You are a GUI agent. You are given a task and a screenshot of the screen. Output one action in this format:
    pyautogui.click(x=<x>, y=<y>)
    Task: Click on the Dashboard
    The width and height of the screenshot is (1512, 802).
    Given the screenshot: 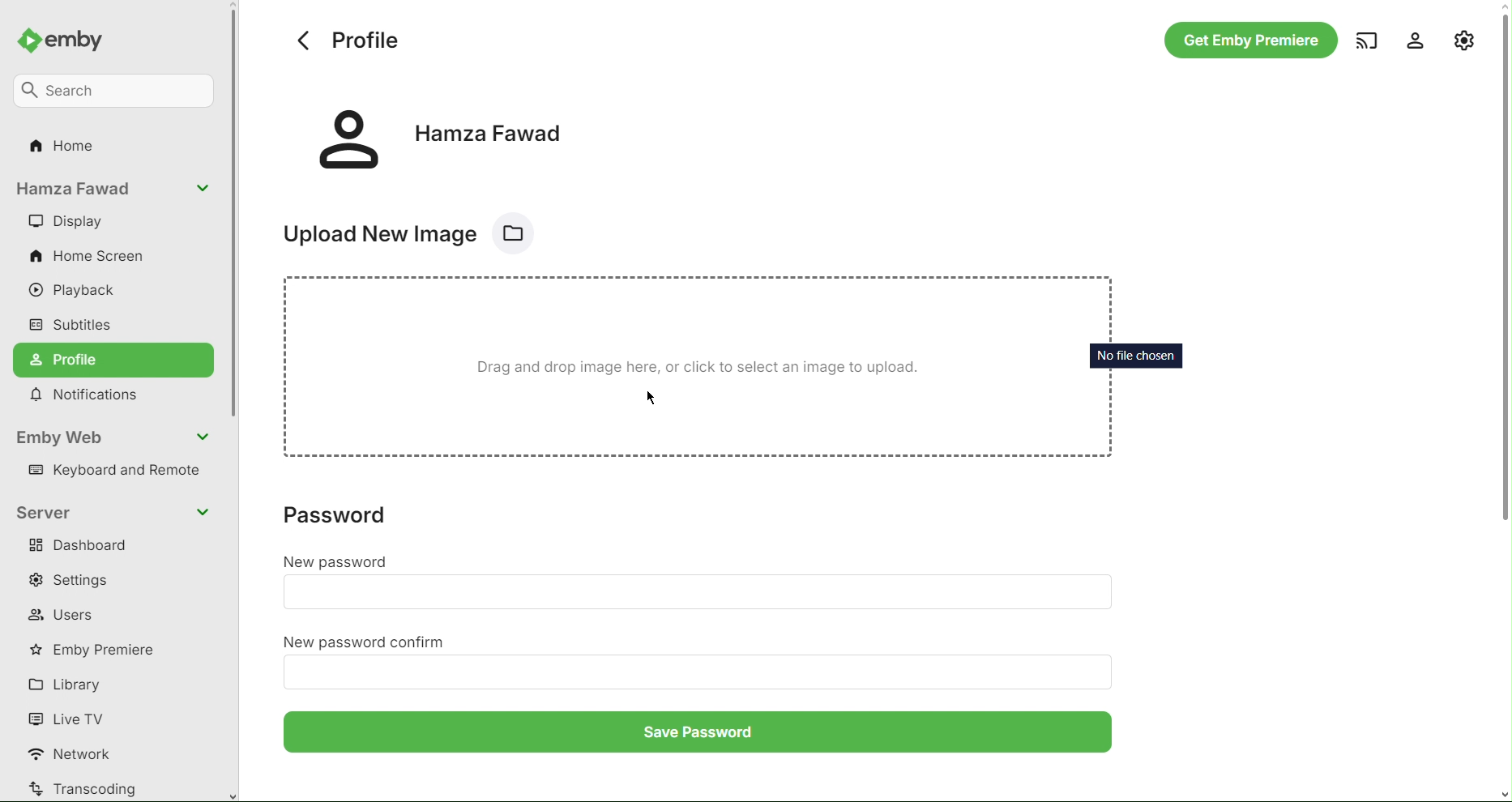 What is the action you would take?
    pyautogui.click(x=83, y=548)
    